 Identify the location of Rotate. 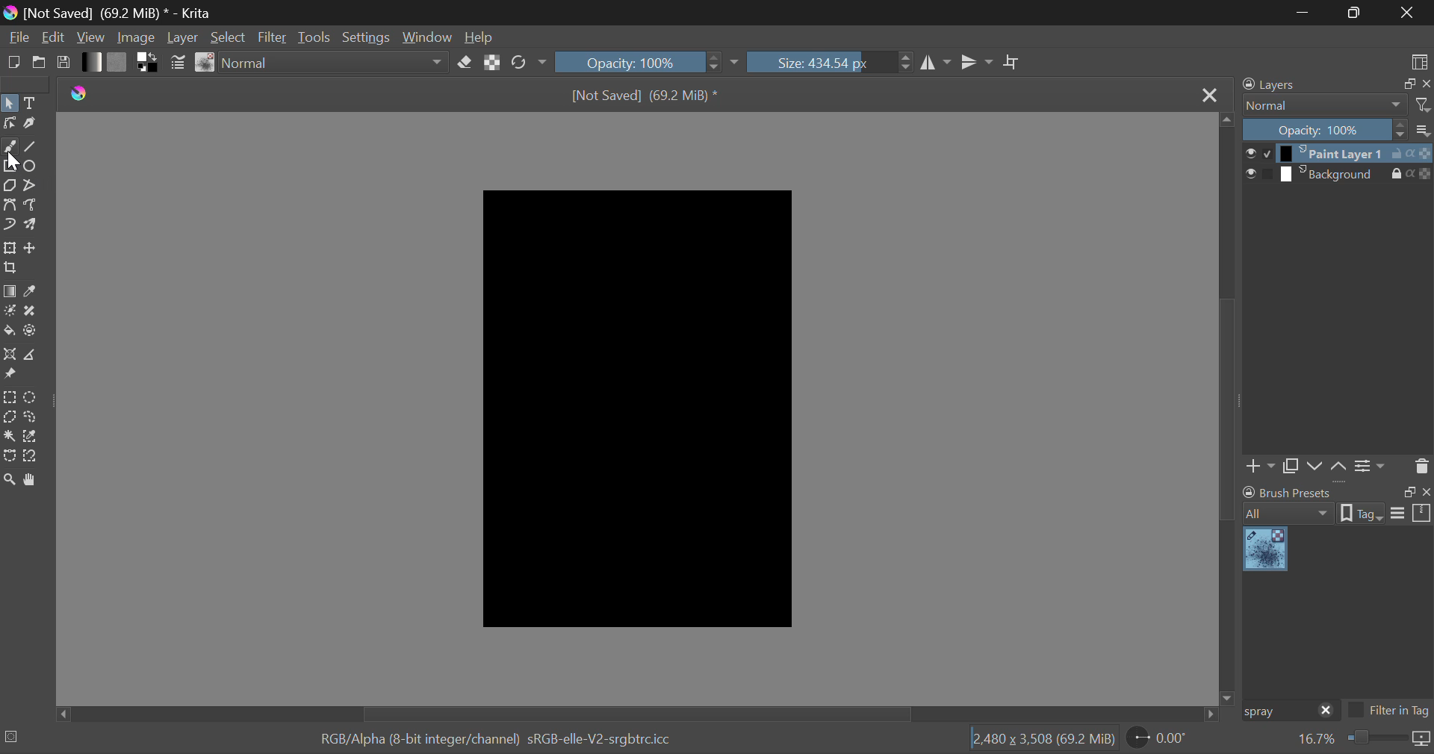
(530, 63).